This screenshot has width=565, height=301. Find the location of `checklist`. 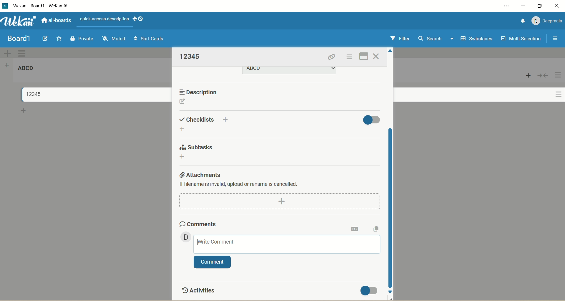

checklist is located at coordinates (197, 119).